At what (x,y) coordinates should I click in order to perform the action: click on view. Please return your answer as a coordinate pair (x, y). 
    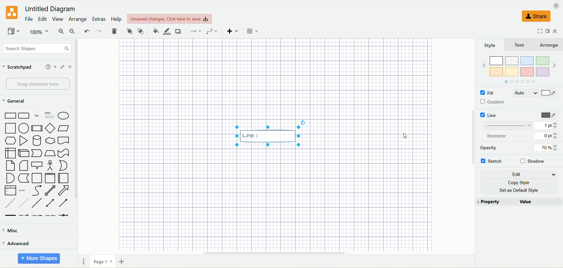
    Looking at the image, I should click on (58, 19).